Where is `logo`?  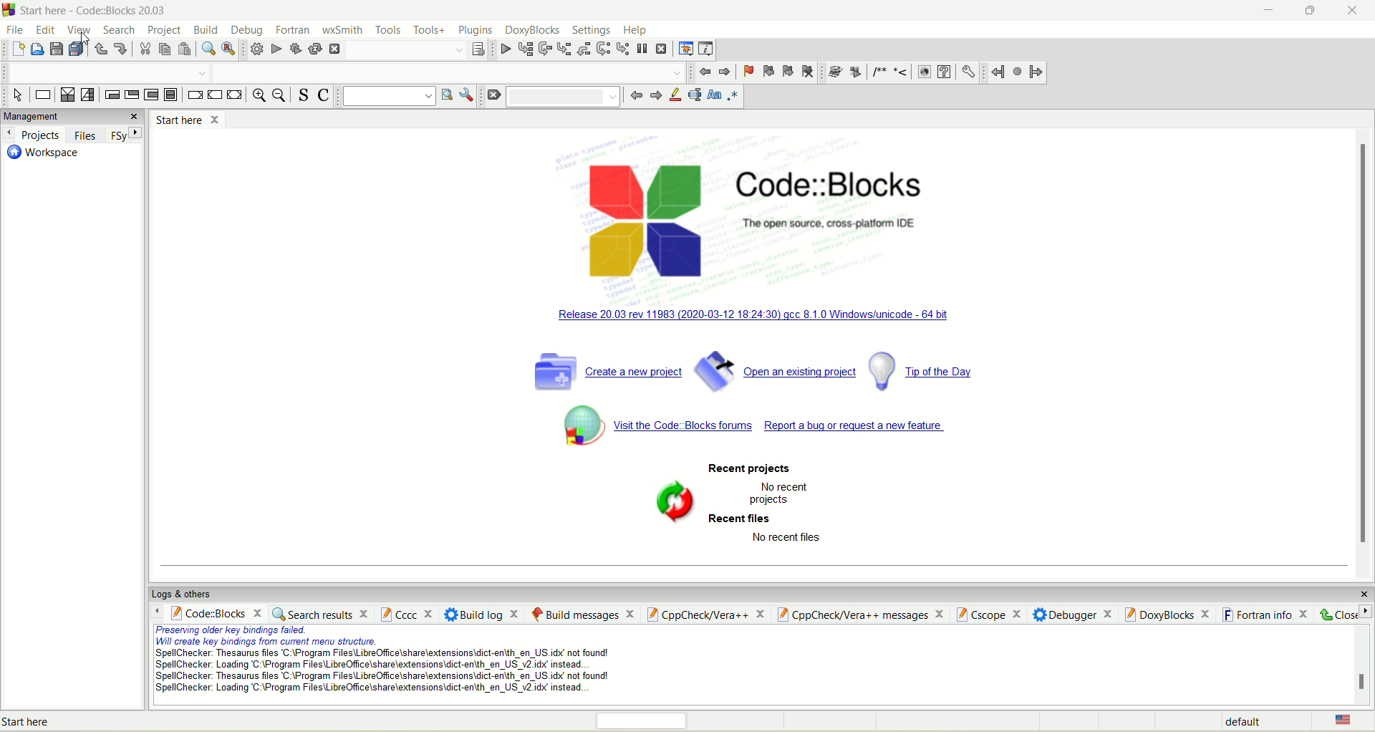 logo is located at coordinates (642, 218).